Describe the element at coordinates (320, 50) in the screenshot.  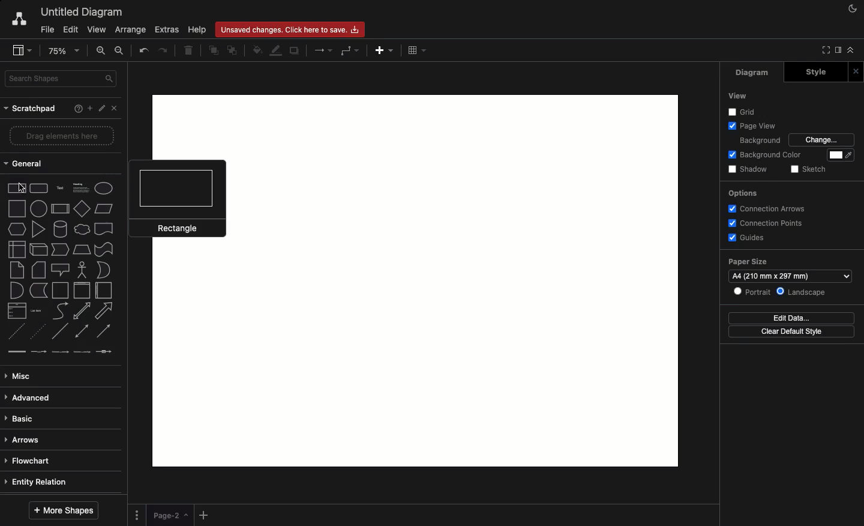
I see `Arrows` at that location.